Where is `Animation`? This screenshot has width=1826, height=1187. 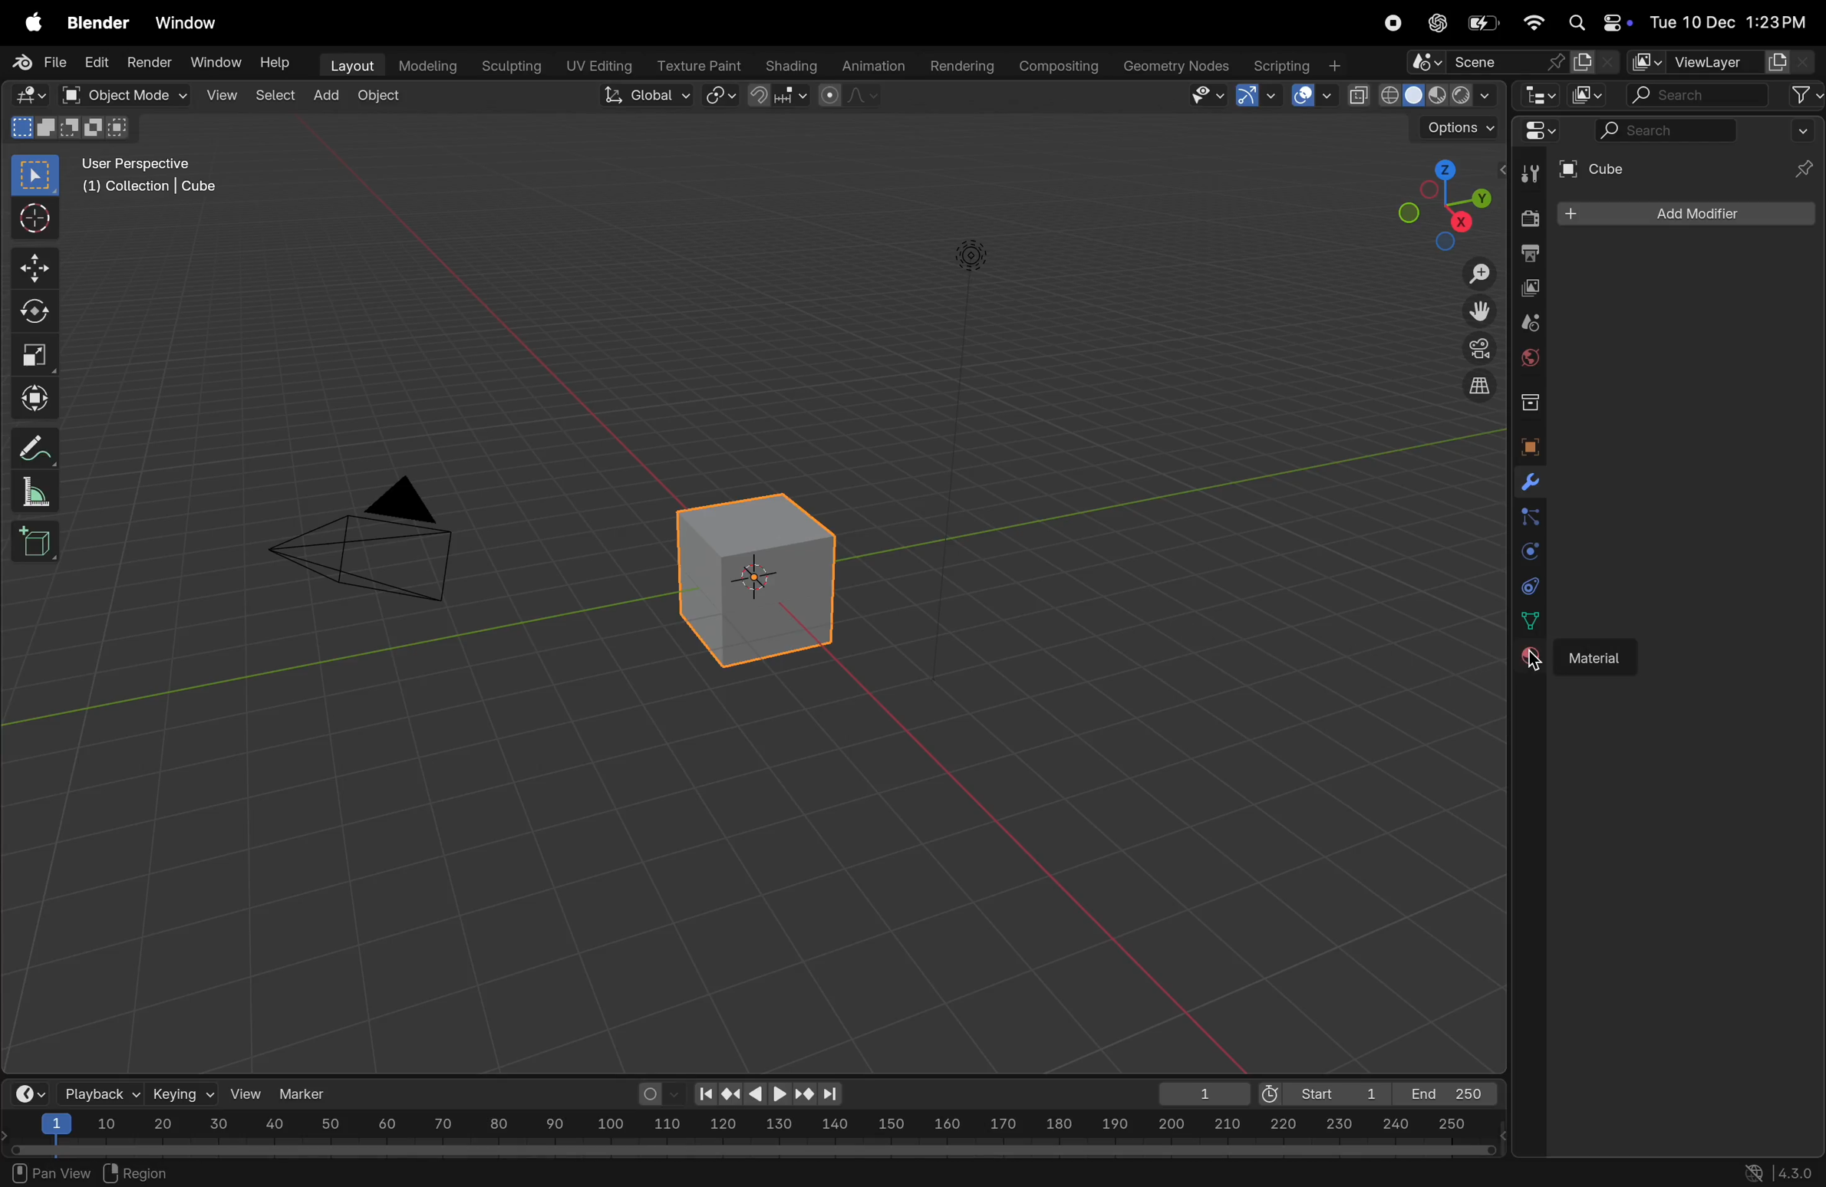 Animation is located at coordinates (875, 64).